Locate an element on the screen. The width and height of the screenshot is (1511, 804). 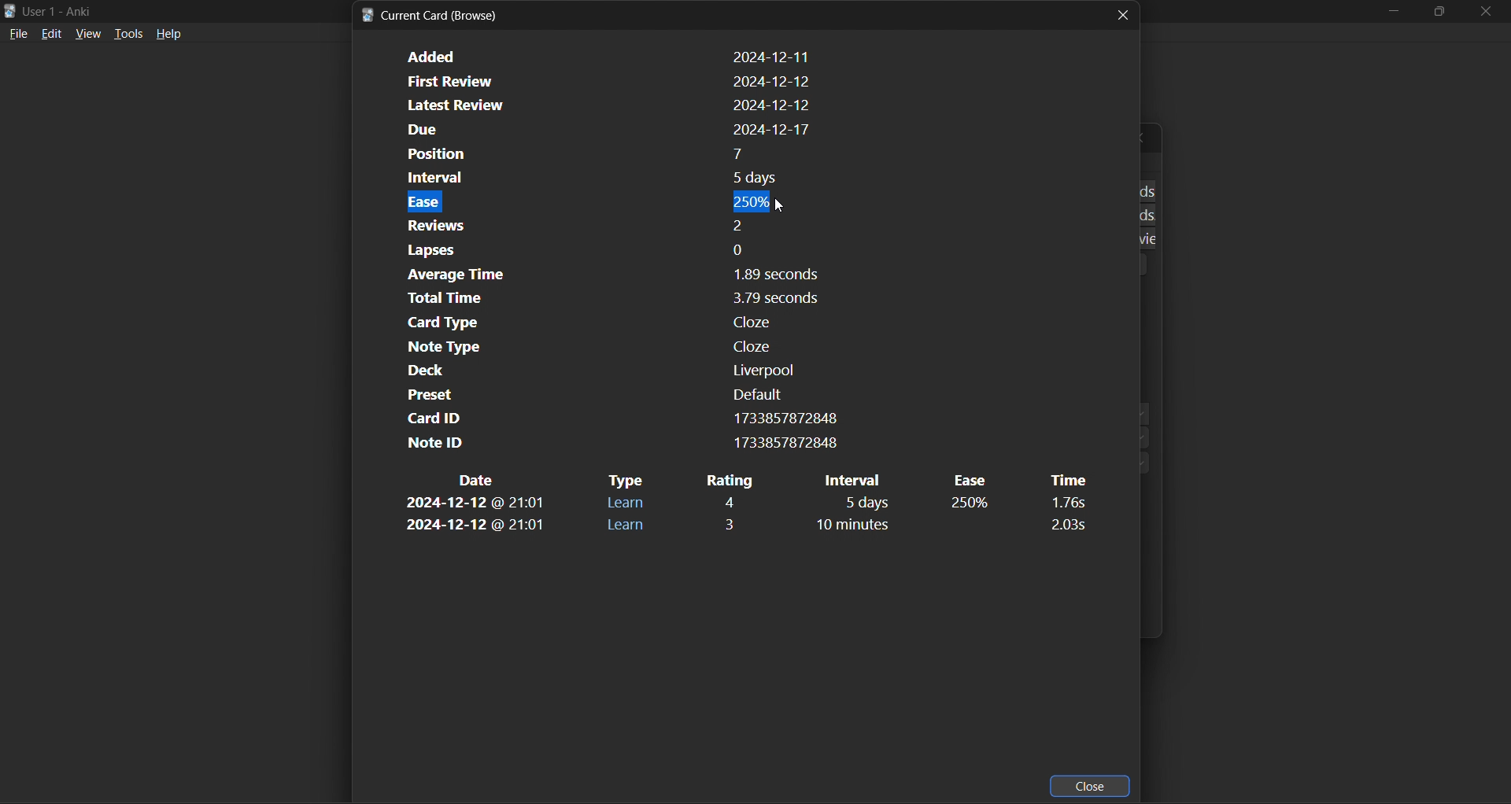
type is located at coordinates (626, 481).